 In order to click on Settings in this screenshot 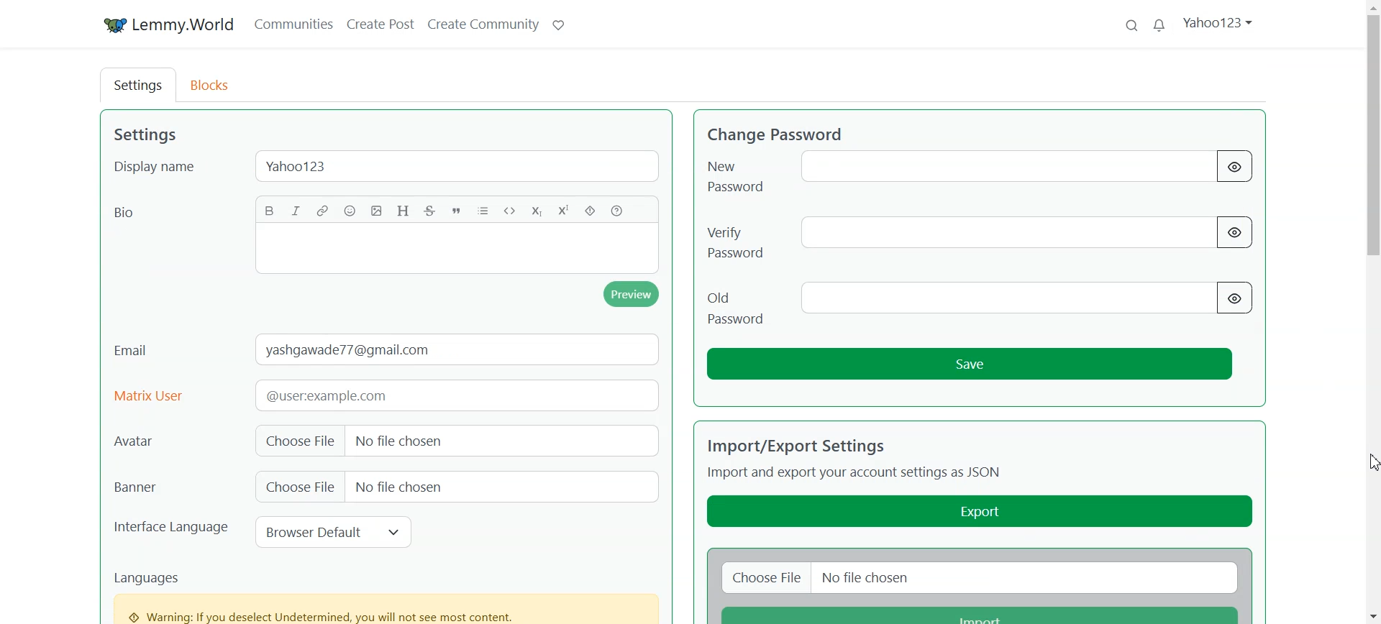, I will do `click(150, 135)`.